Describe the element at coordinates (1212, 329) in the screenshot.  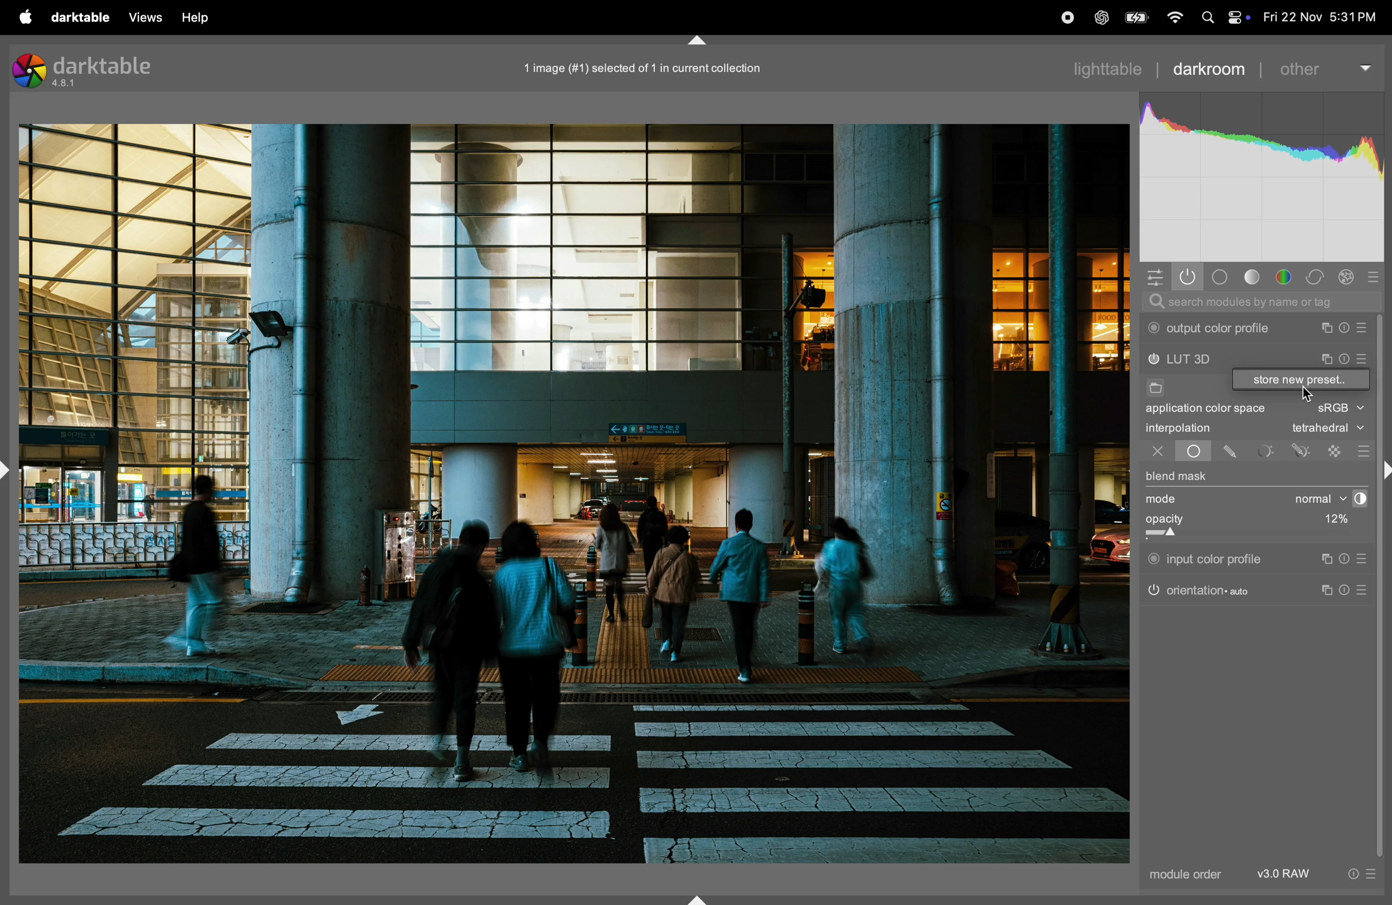
I see `output color profile` at that location.